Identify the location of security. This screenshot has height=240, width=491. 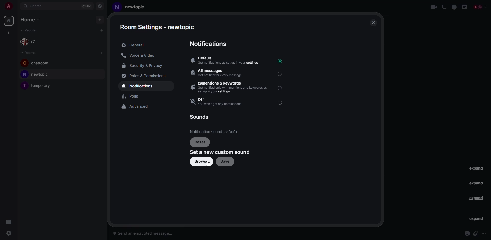
(143, 65).